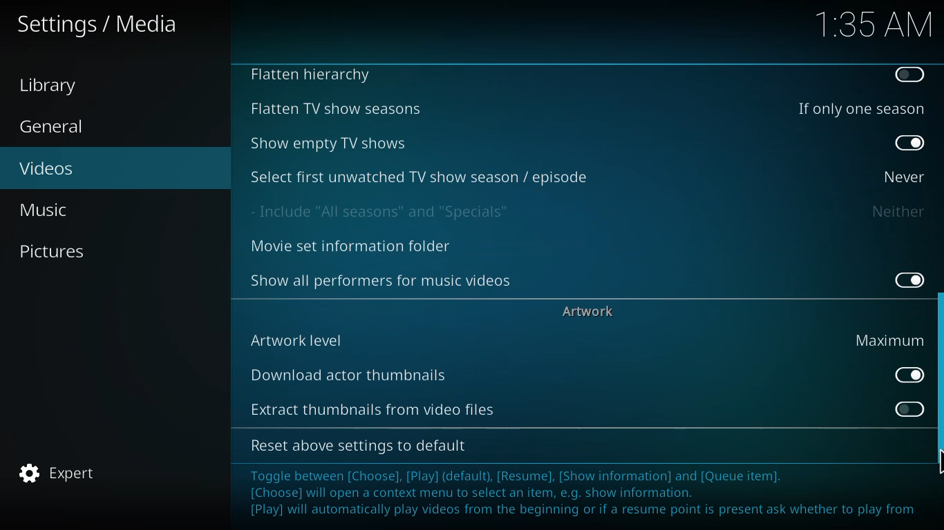 This screenshot has height=530, width=944. What do you see at coordinates (584, 495) in the screenshot?
I see `imfo` at bounding box center [584, 495].